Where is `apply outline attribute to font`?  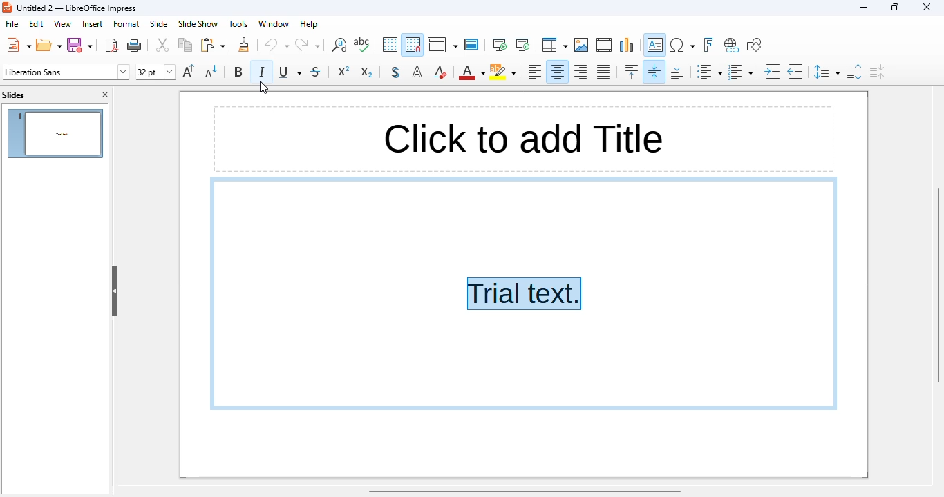 apply outline attribute to font is located at coordinates (417, 72).